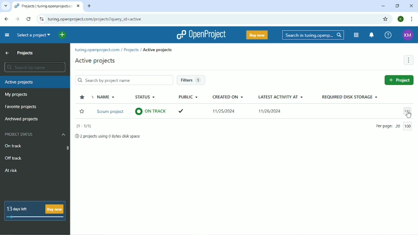 This screenshot has height=235, width=418. I want to click on Scrum project, so click(111, 112).